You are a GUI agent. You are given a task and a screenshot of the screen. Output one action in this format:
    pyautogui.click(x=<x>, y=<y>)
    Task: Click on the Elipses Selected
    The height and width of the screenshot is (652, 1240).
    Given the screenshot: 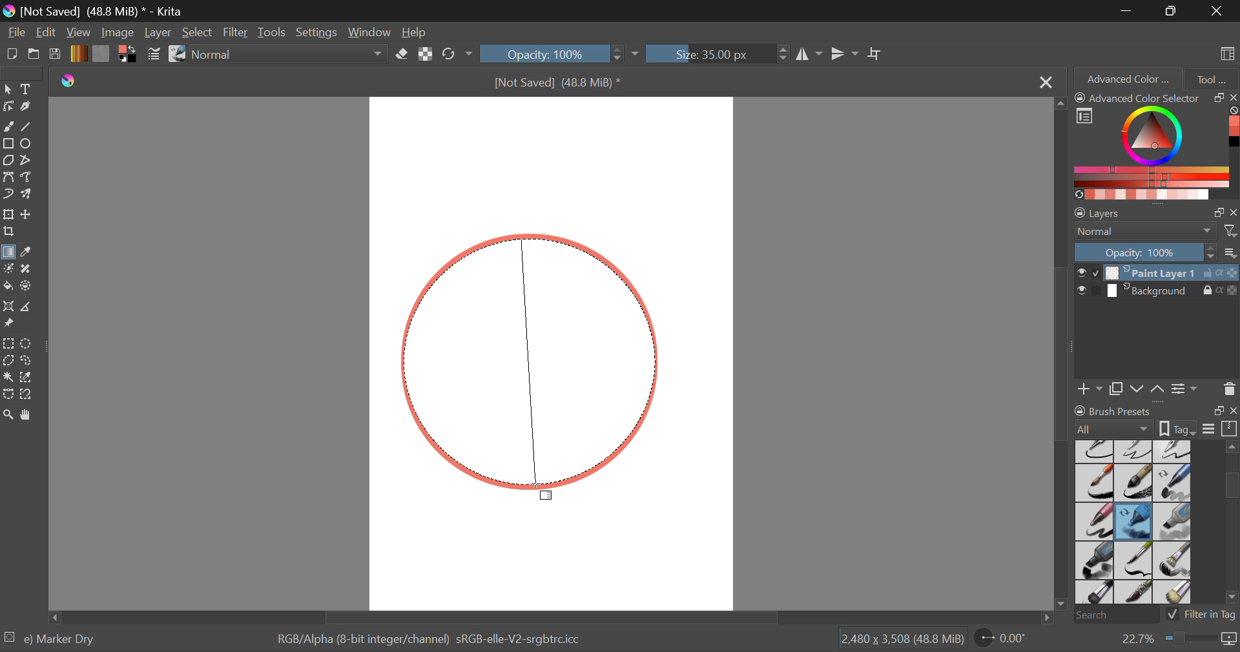 What is the action you would take?
    pyautogui.click(x=28, y=143)
    